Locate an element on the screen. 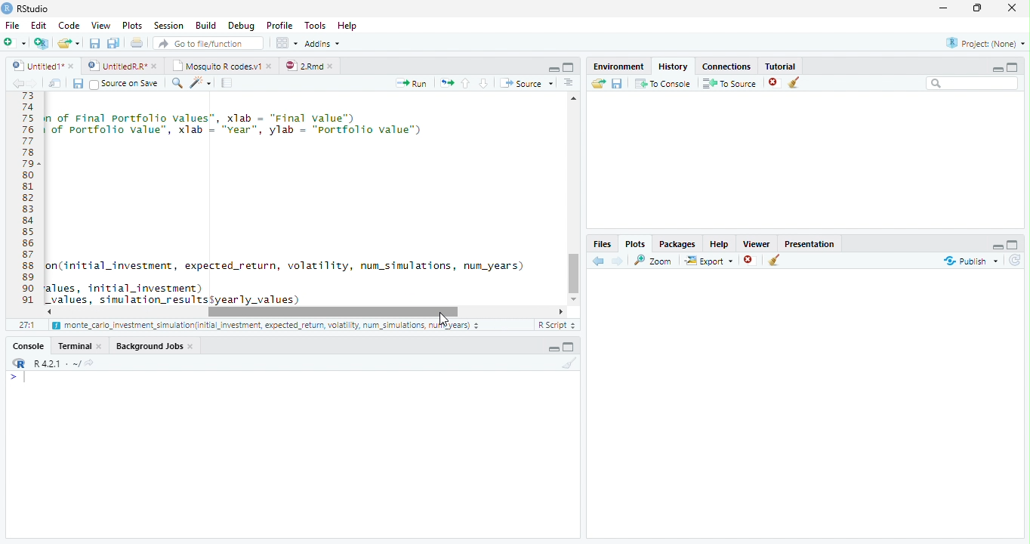 This screenshot has width=1030, height=544. Packages is located at coordinates (677, 243).